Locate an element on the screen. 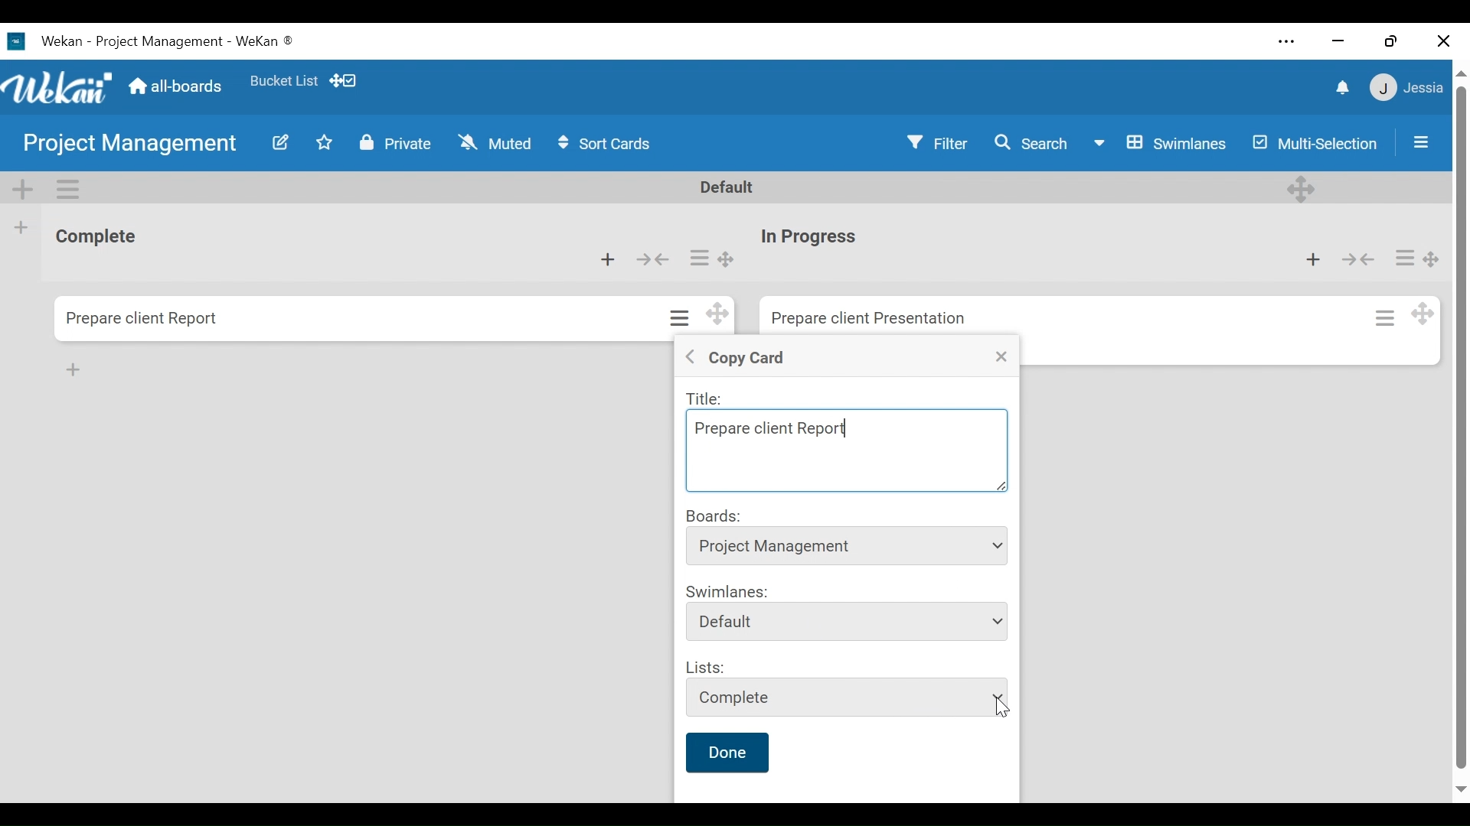  Boards is located at coordinates (716, 515).